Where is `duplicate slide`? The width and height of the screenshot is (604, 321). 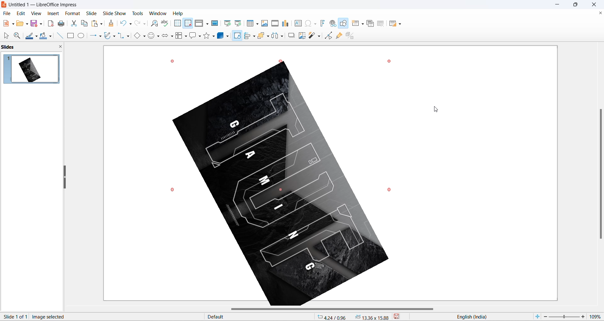
duplicate slide is located at coordinates (370, 24).